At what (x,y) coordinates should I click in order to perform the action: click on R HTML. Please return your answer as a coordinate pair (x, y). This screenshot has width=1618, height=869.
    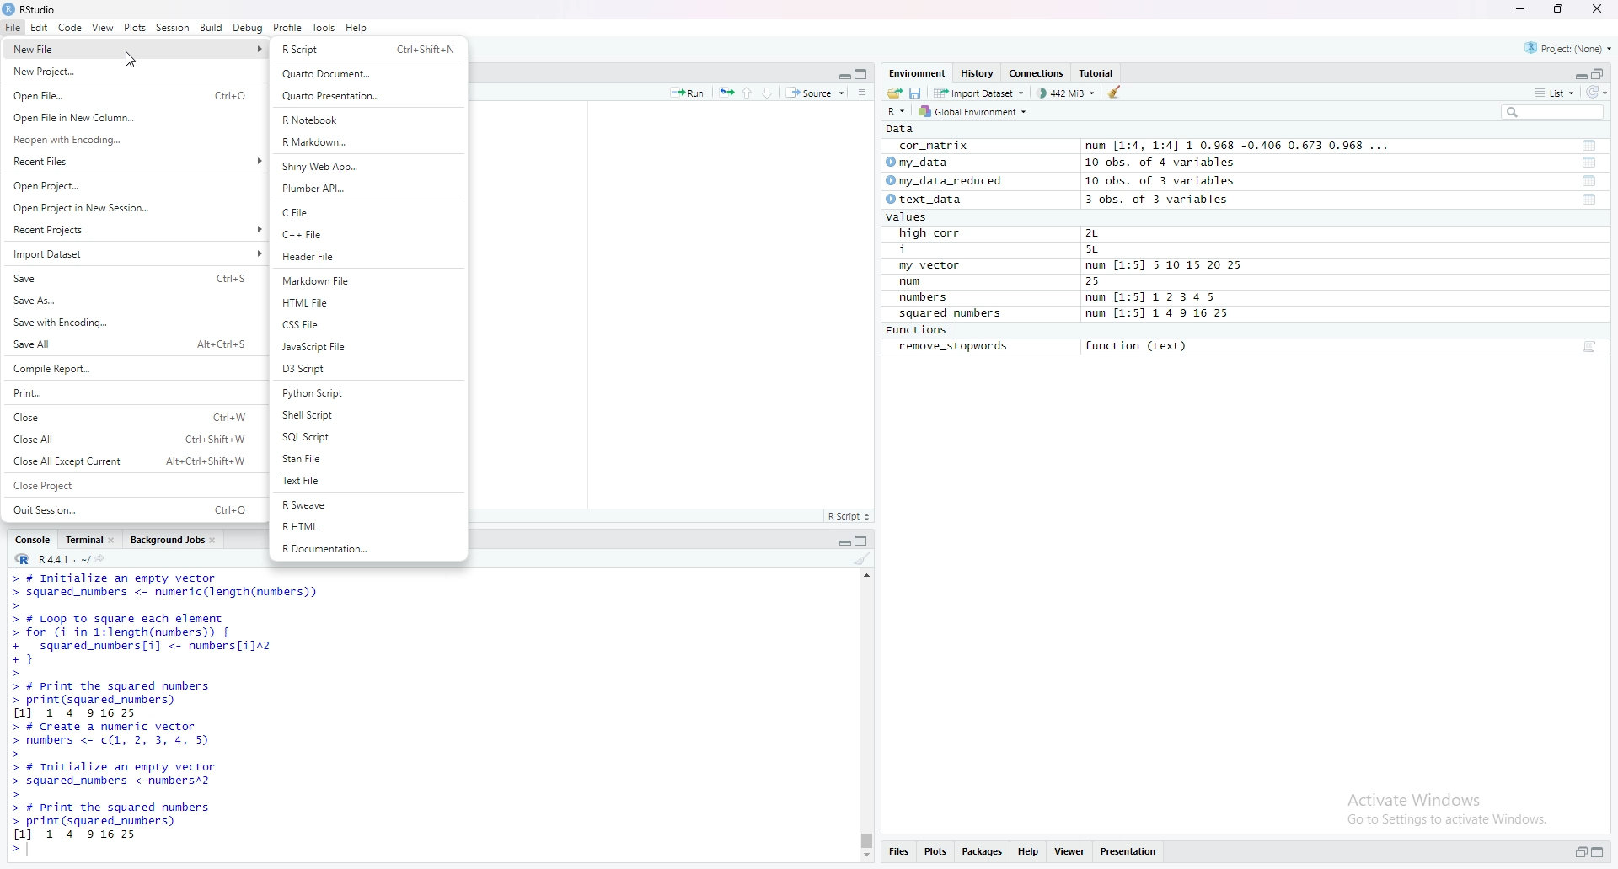
    Looking at the image, I should click on (368, 528).